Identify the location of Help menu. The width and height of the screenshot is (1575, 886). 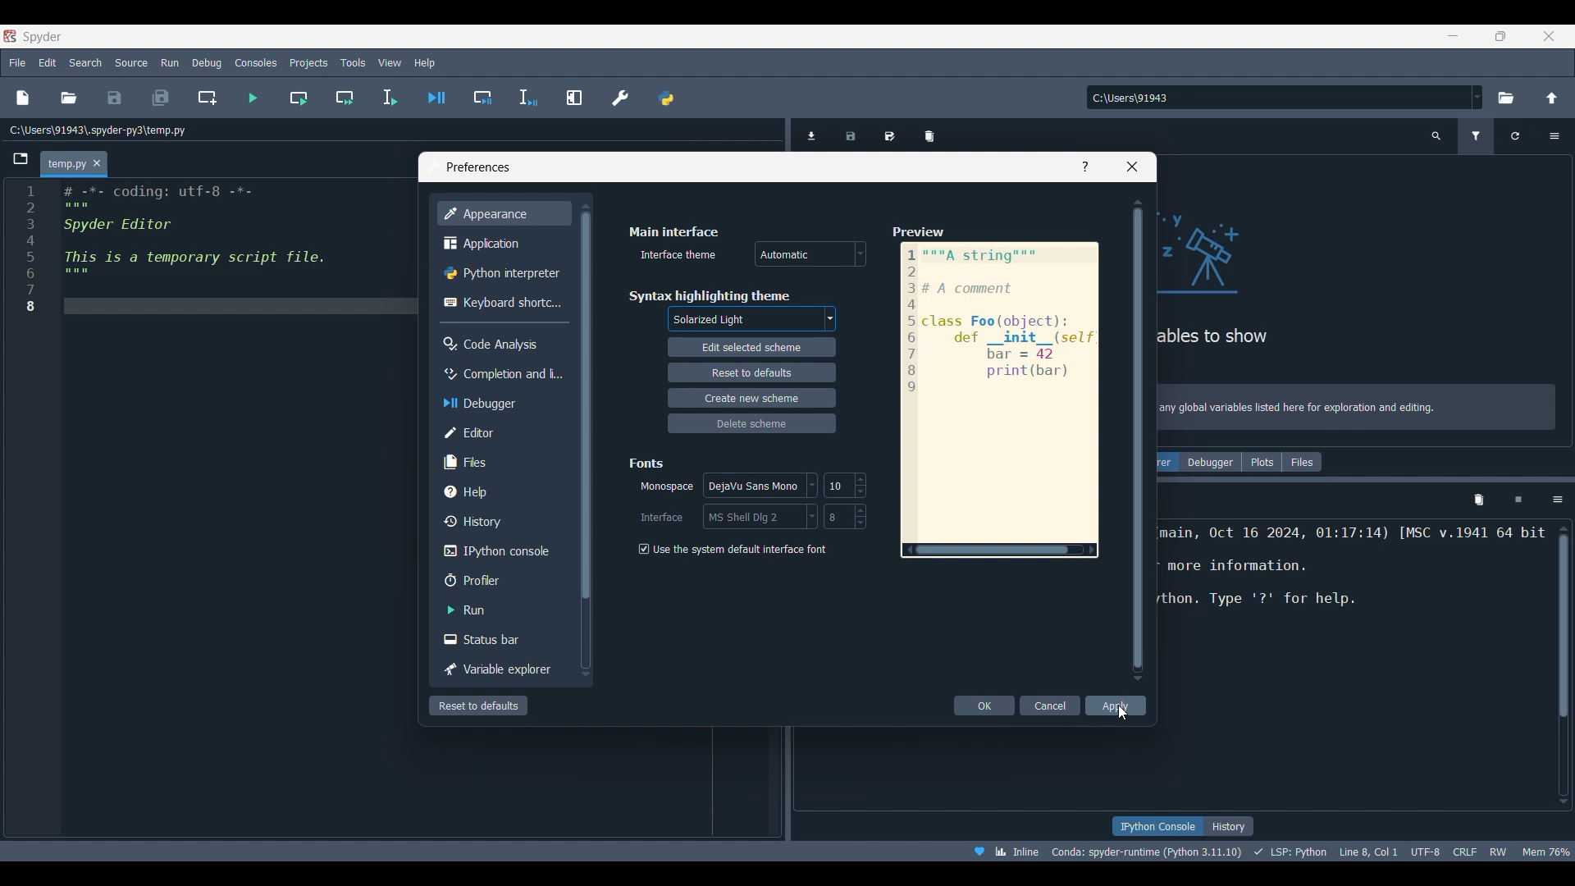
(425, 62).